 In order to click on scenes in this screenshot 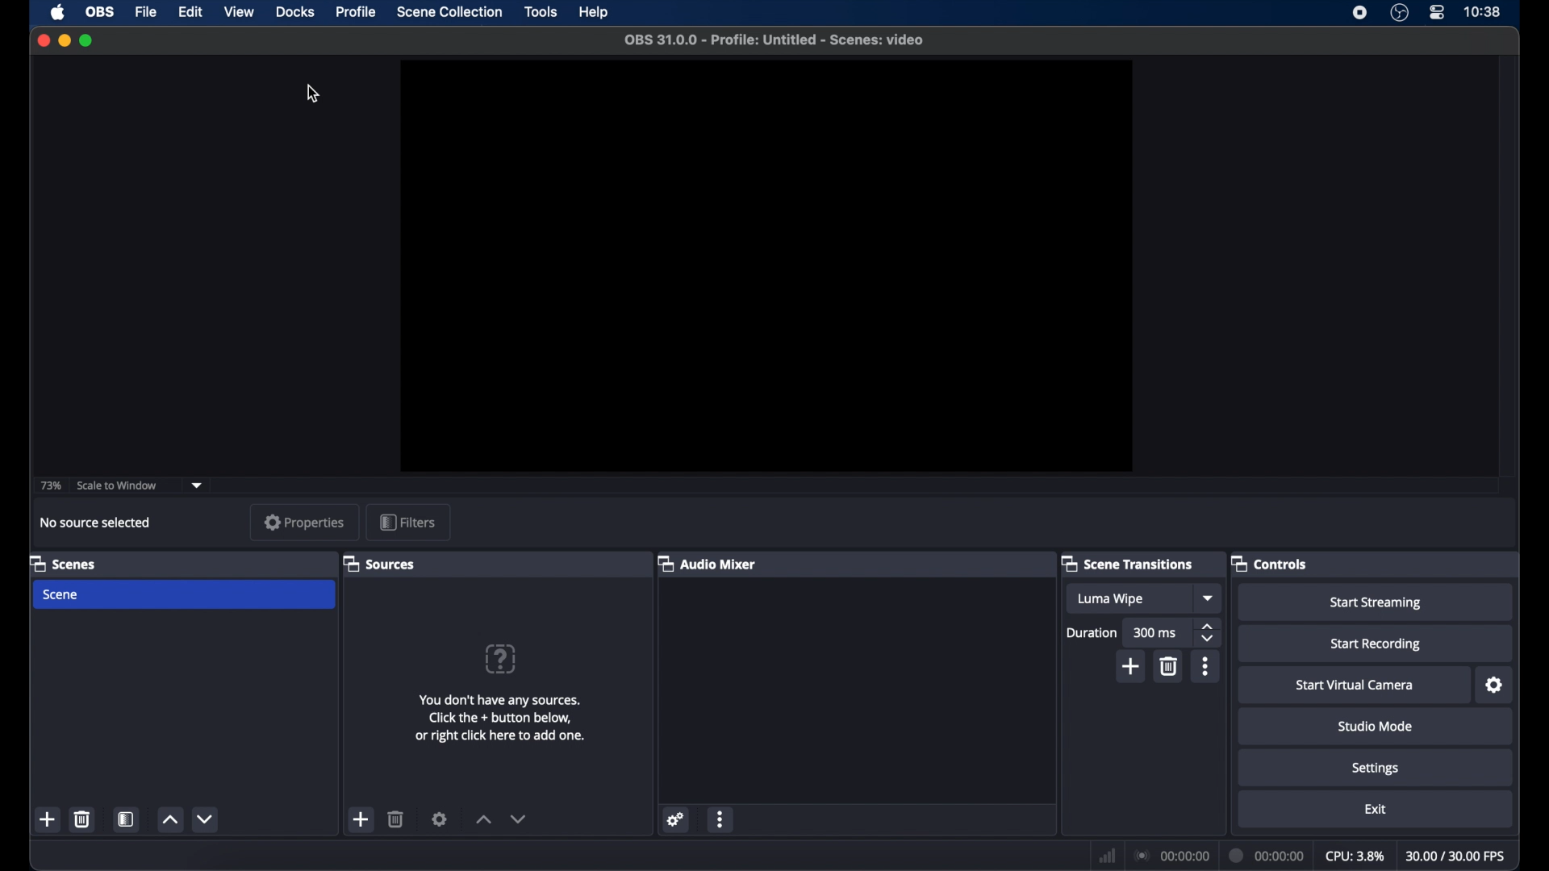, I will do `click(63, 565)`.